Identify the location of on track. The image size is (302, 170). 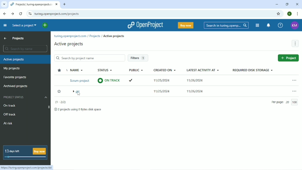
(110, 80).